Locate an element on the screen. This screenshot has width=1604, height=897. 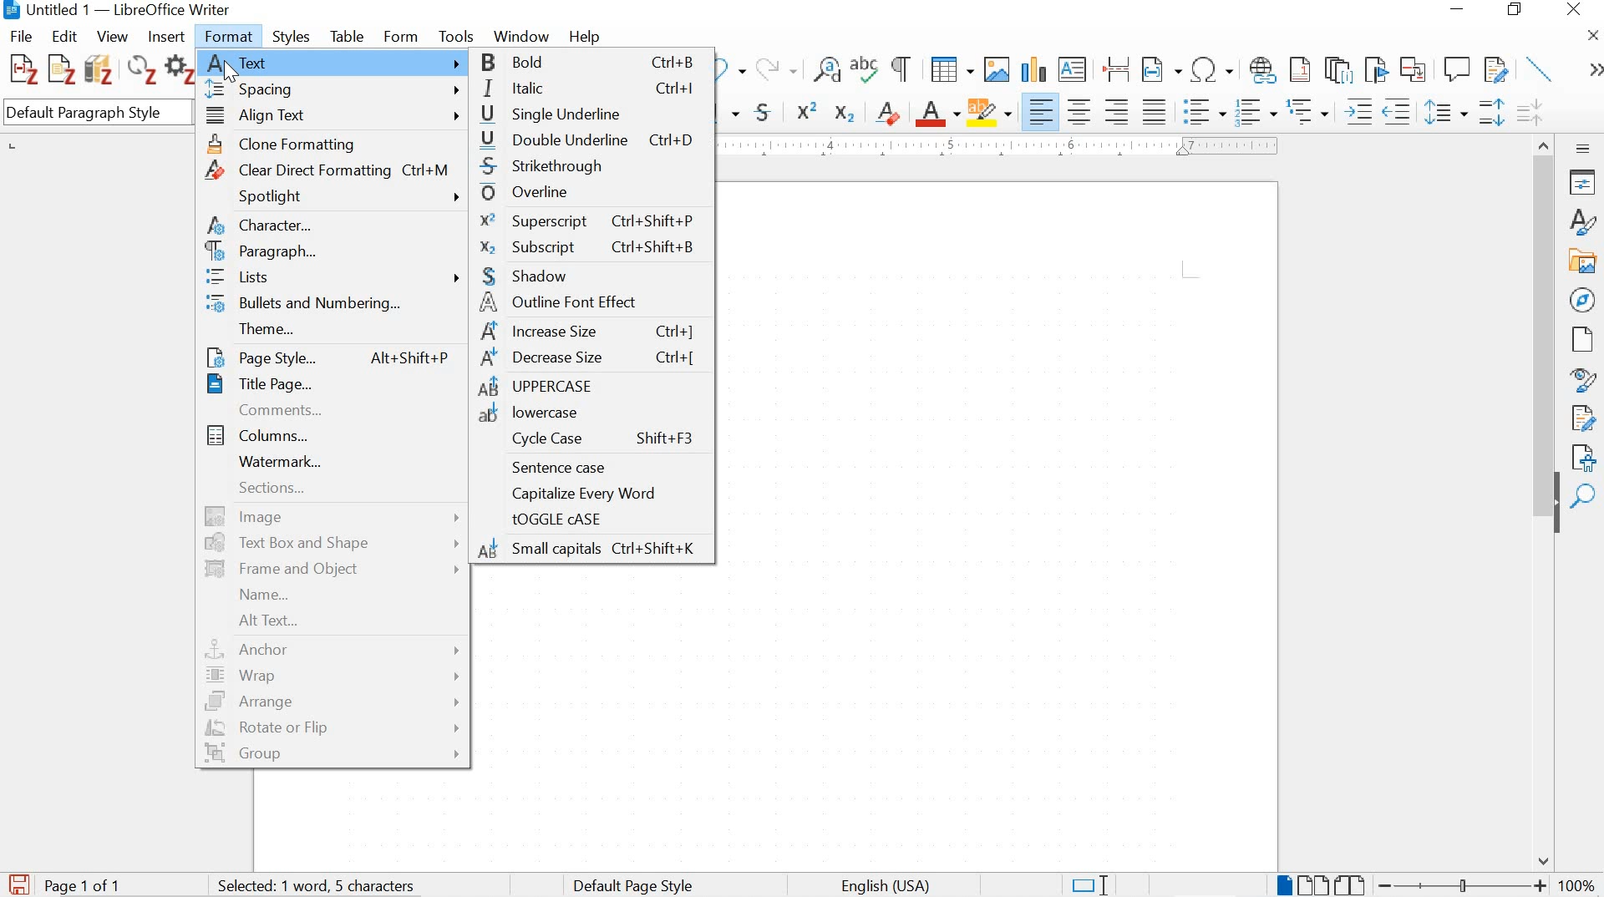
character highlighting color is located at coordinates (991, 111).